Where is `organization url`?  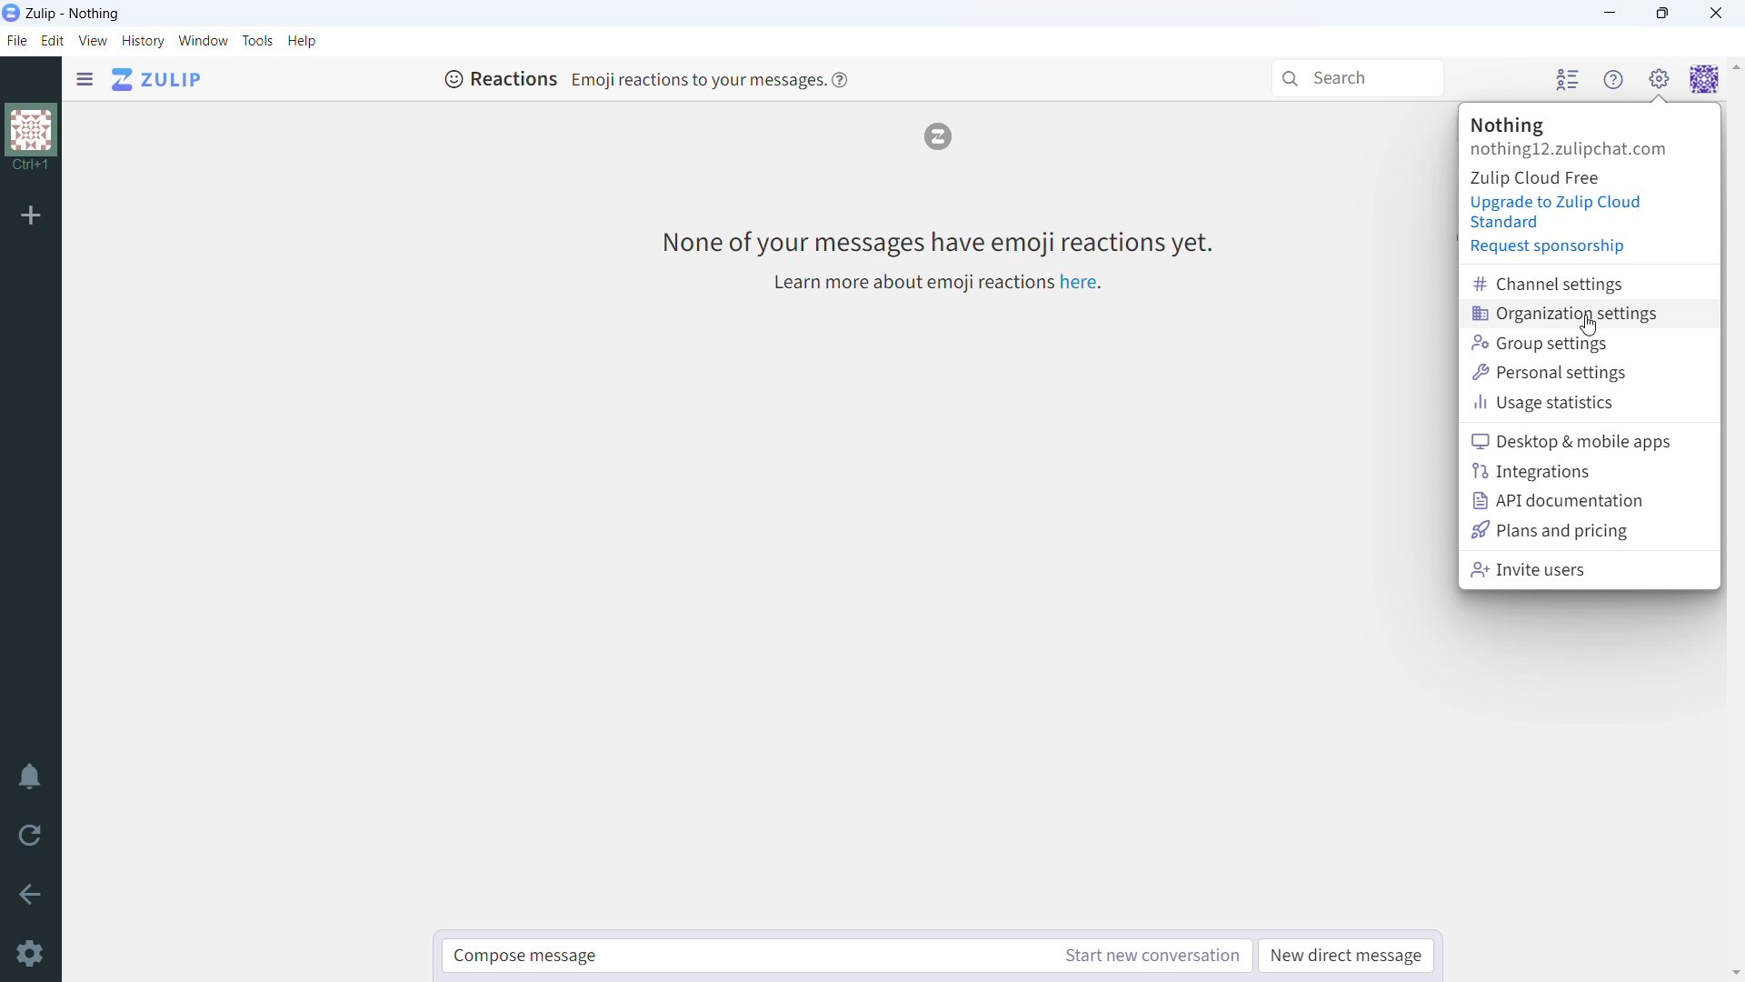 organization url is located at coordinates (1569, 150).